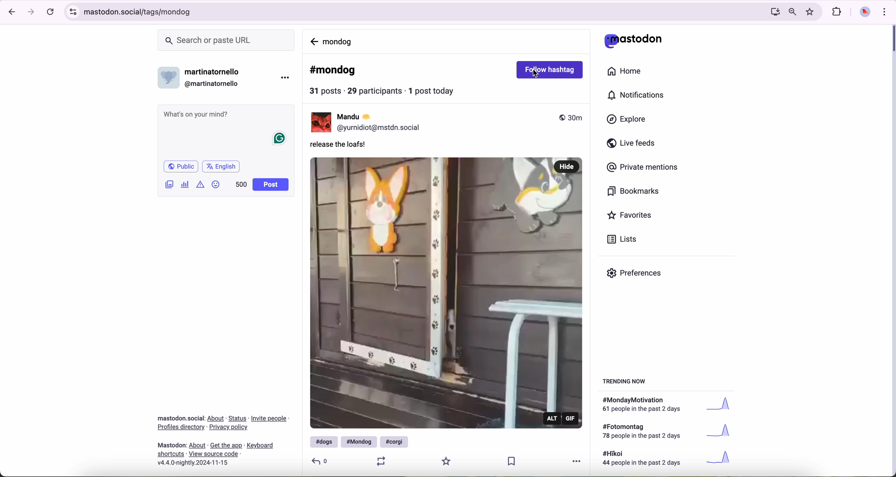  I want to click on gif, so click(446, 292).